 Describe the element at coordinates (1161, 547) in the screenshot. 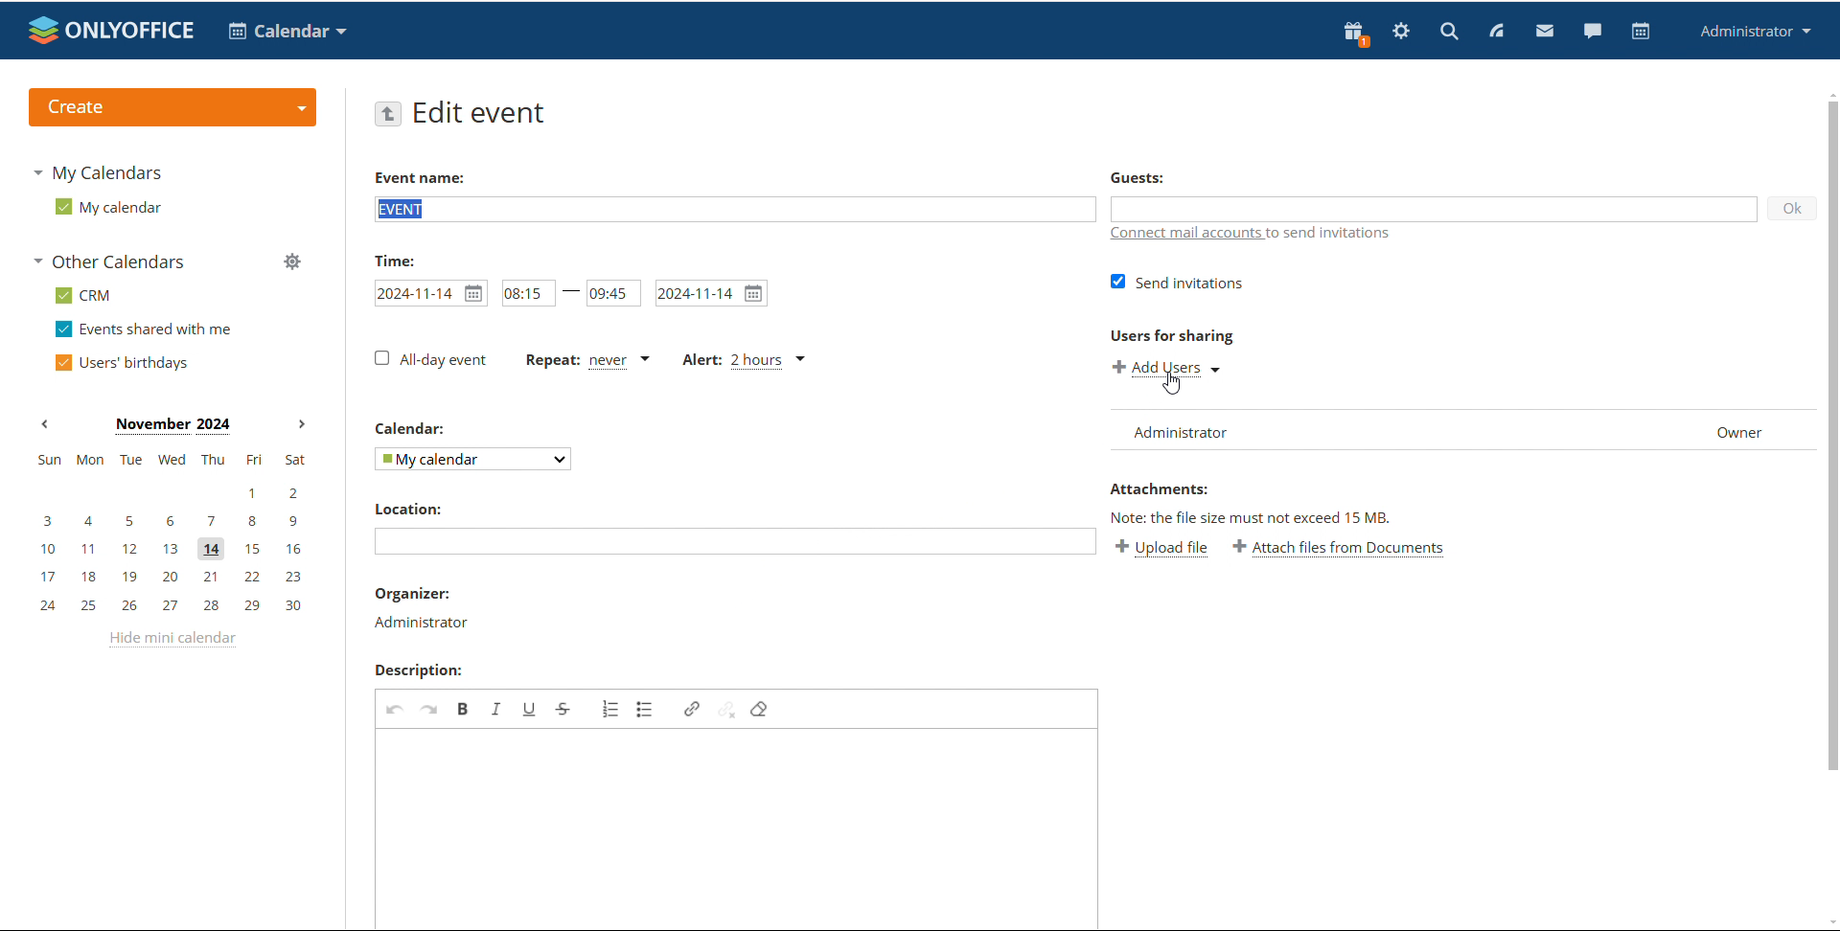

I see `upload file` at that location.